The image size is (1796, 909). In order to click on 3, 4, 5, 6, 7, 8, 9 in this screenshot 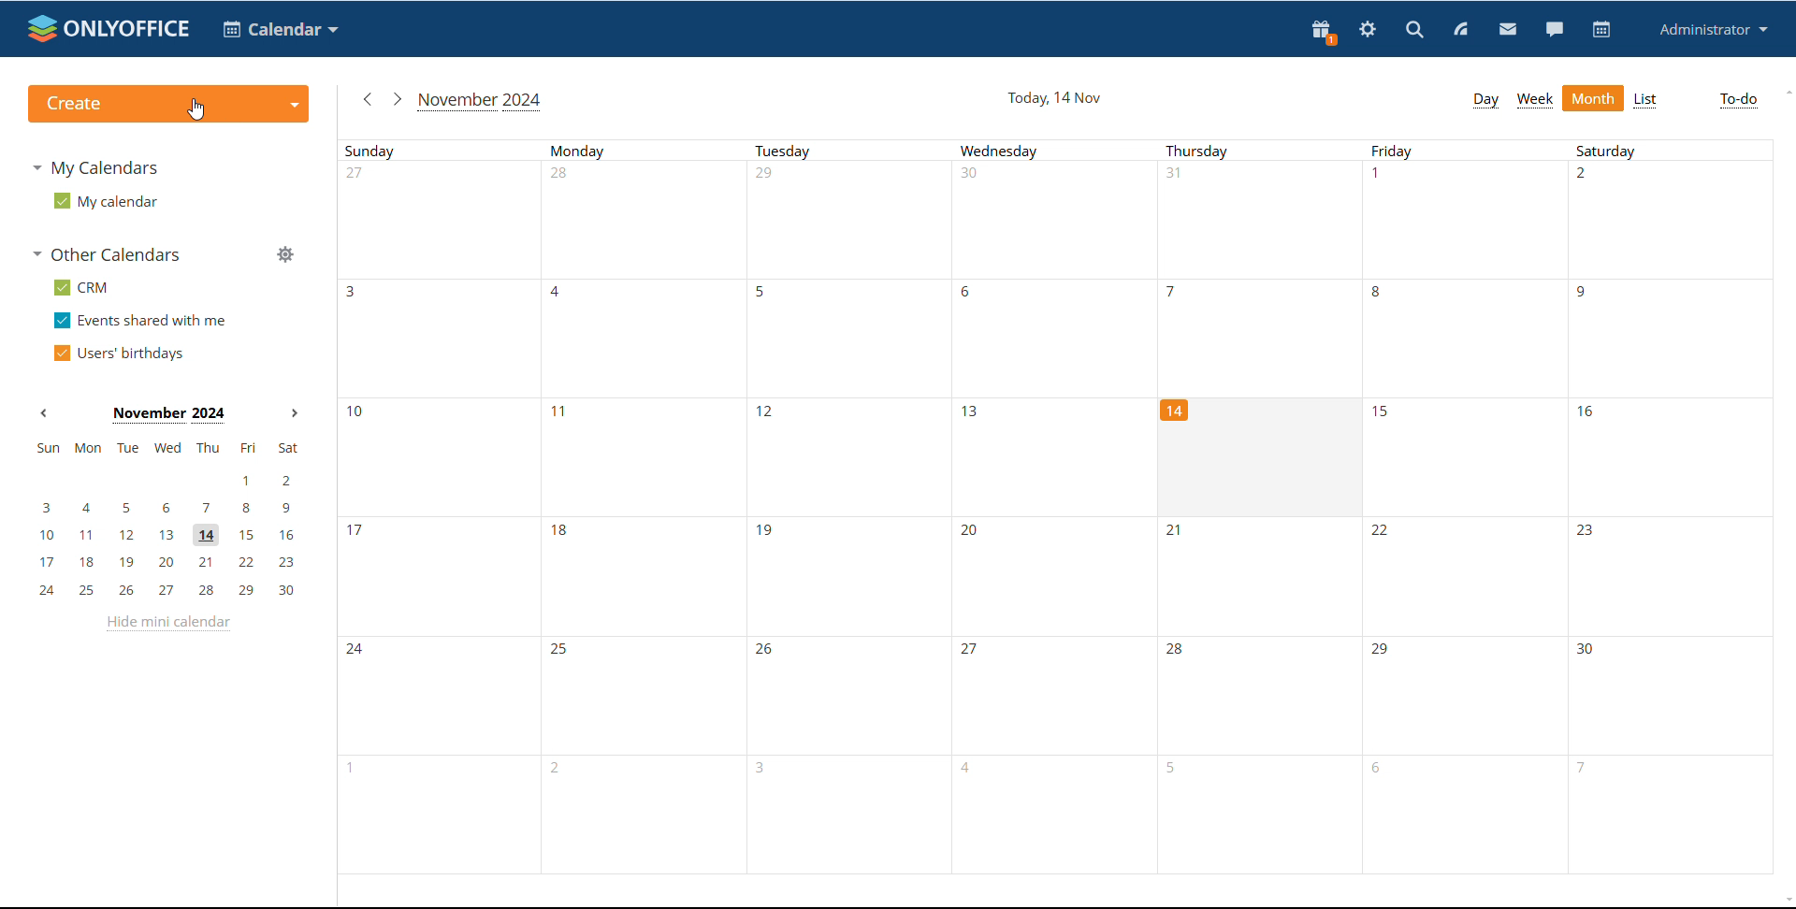, I will do `click(167, 506)`.